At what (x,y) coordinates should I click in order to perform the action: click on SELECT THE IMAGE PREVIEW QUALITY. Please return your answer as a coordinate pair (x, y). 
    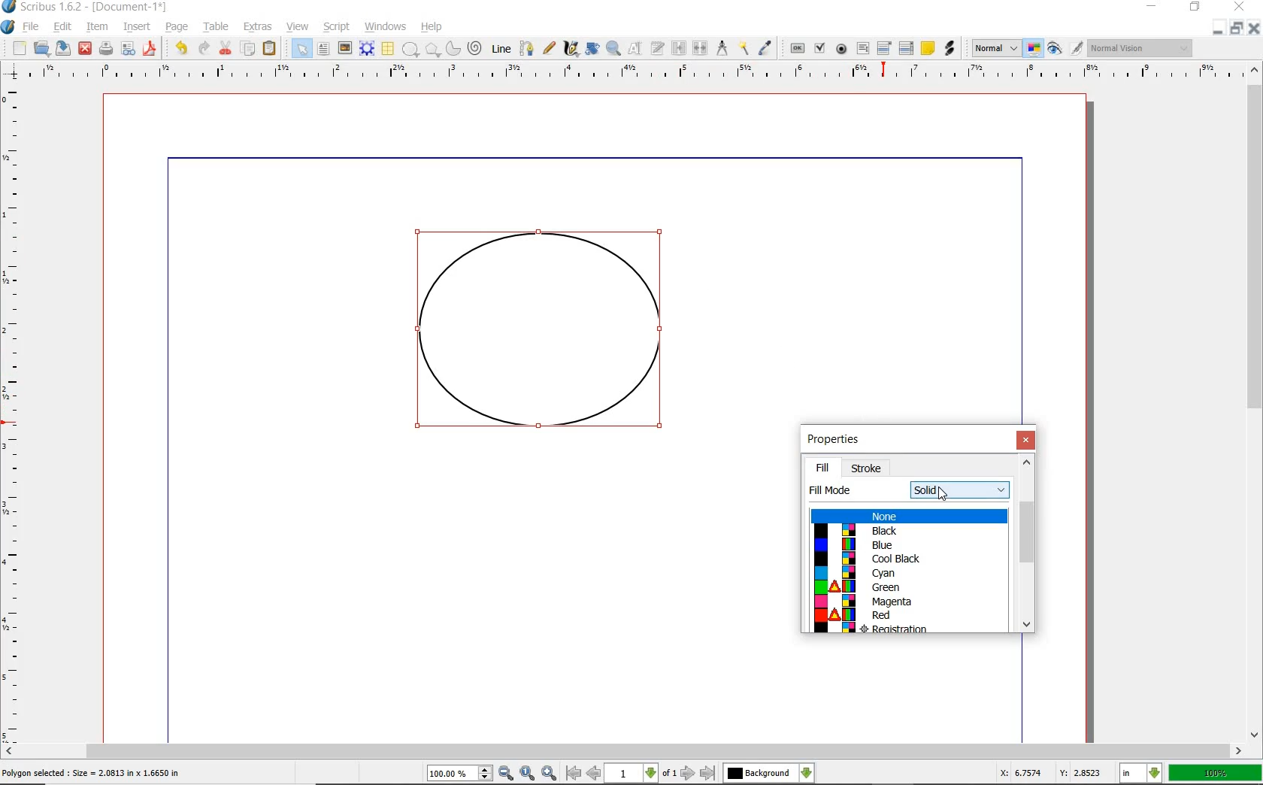
    Looking at the image, I should click on (996, 48).